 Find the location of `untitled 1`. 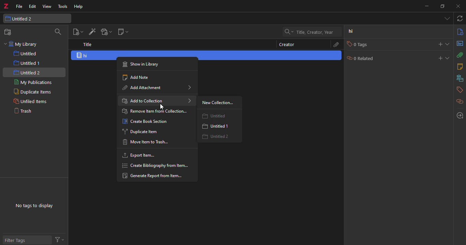

untitled 1 is located at coordinates (218, 126).